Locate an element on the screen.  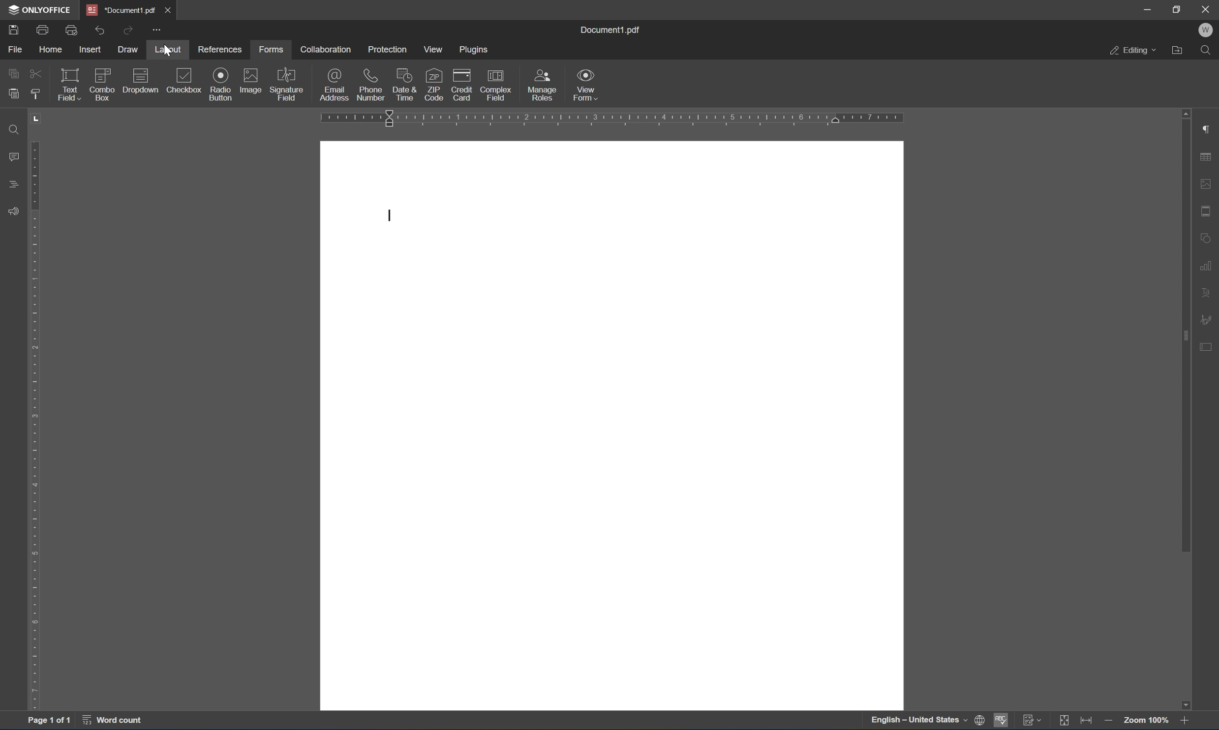
cursor is located at coordinates (167, 54).